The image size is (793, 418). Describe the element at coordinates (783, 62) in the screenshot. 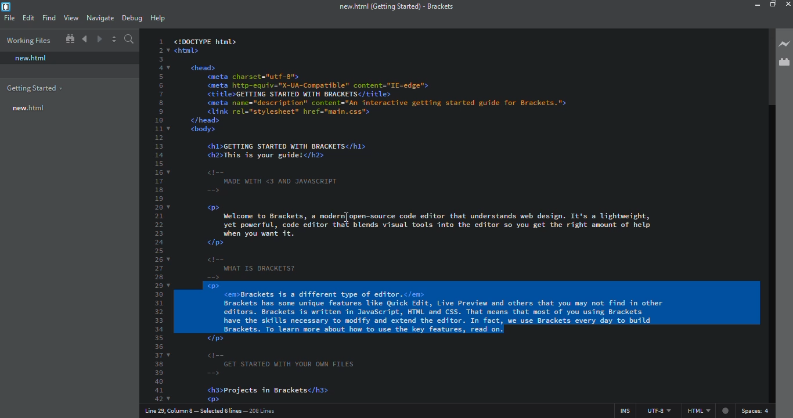

I see `extension manager` at that location.